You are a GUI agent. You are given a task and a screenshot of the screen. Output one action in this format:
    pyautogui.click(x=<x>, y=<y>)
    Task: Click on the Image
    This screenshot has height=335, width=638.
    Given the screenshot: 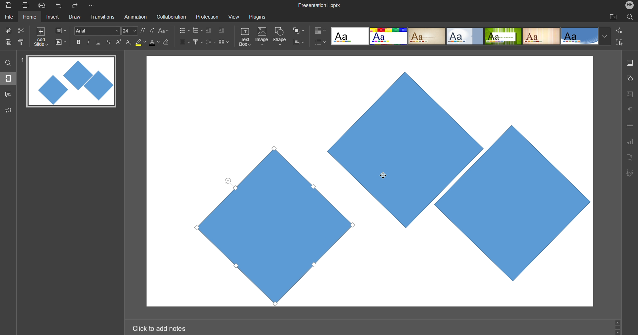 What is the action you would take?
    pyautogui.click(x=262, y=37)
    